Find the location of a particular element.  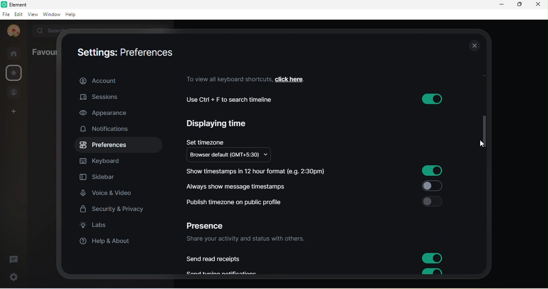

quick settings is located at coordinates (11, 277).